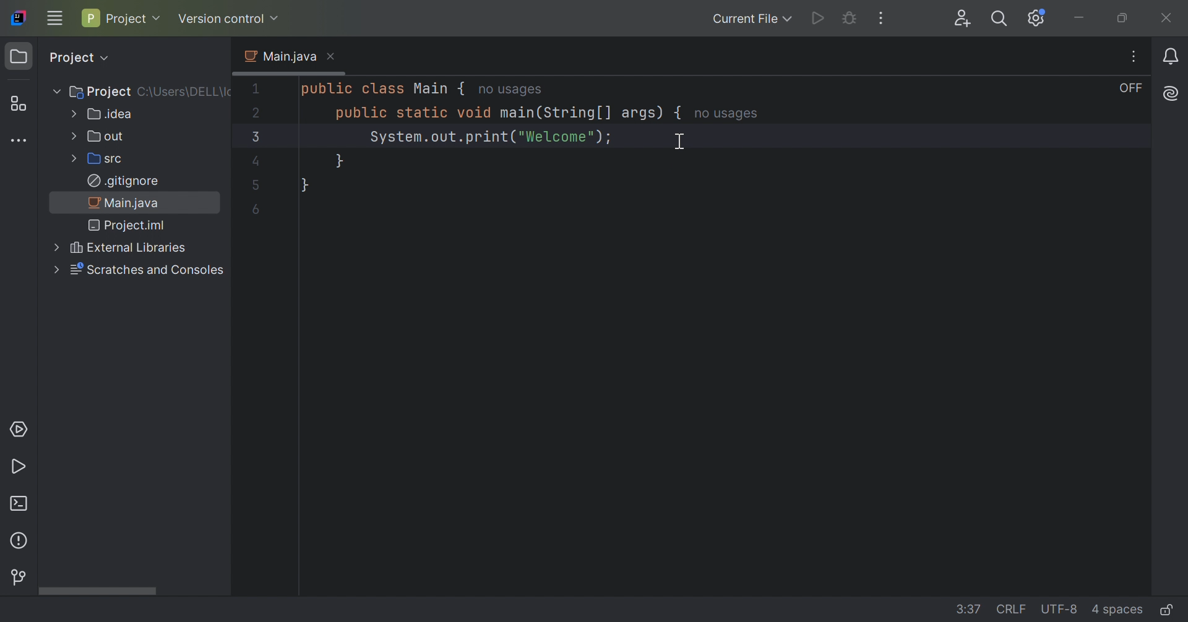 The image size is (1188, 622). I want to click on Main menu, so click(56, 17).